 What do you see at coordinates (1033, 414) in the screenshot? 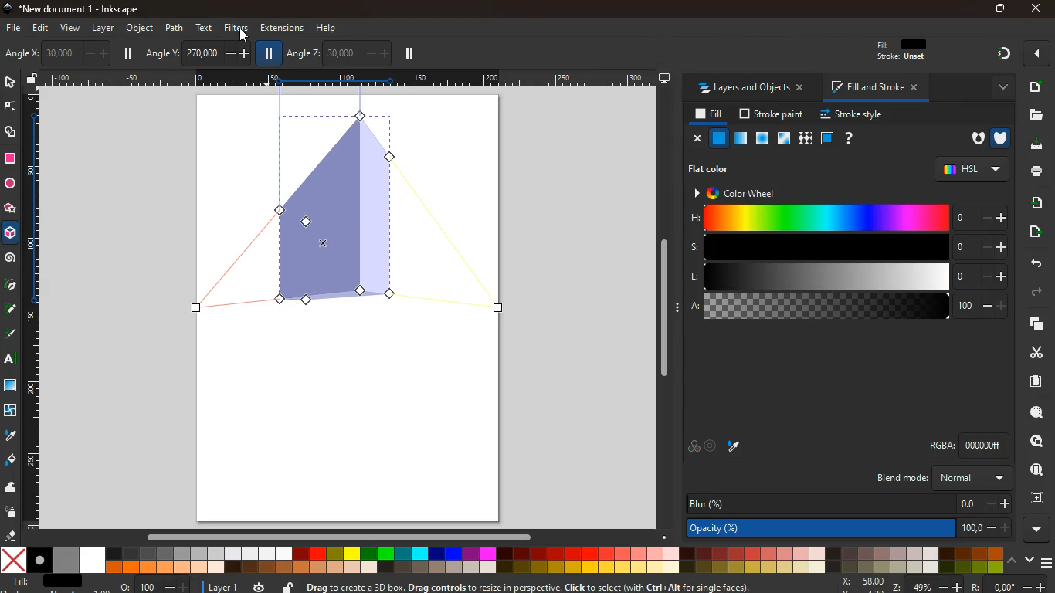
I see `search` at bounding box center [1033, 414].